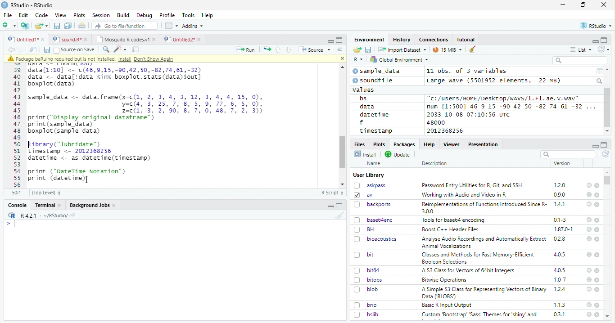 The height and width of the screenshot is (323, 615). What do you see at coordinates (485, 292) in the screenshot?
I see `A Simple S3 Class for Representing Vectors of Binary
Data (BLOBS)` at bounding box center [485, 292].